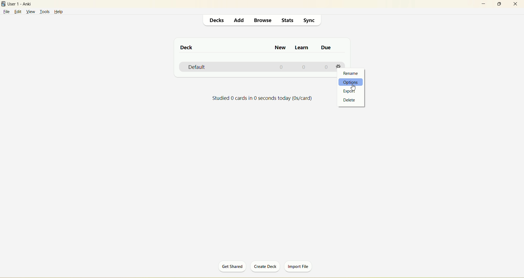  Describe the element at coordinates (311, 21) in the screenshot. I see `sync` at that location.